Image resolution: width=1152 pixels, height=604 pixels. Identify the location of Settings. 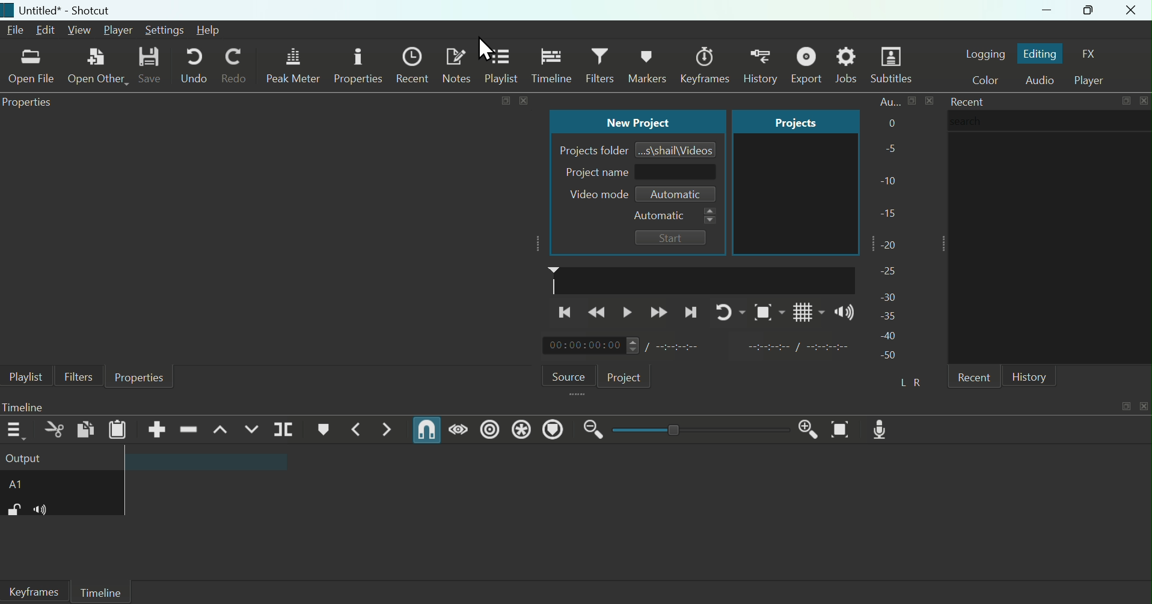
(165, 30).